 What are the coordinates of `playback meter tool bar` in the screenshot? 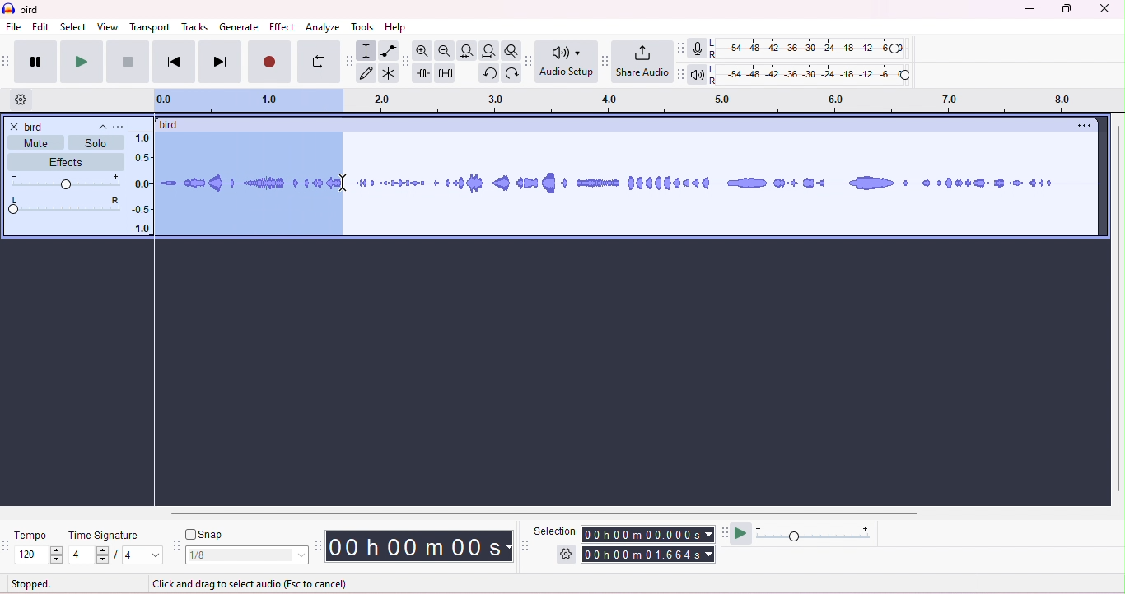 It's located at (684, 74).